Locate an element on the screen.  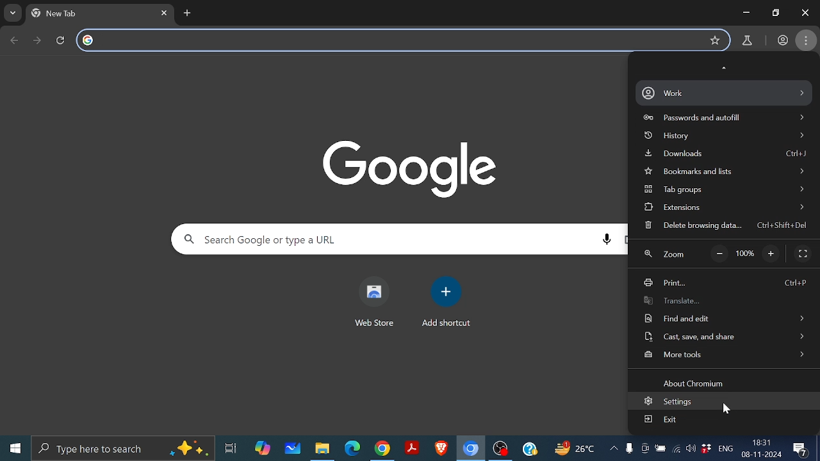
close window is located at coordinates (805, 12).